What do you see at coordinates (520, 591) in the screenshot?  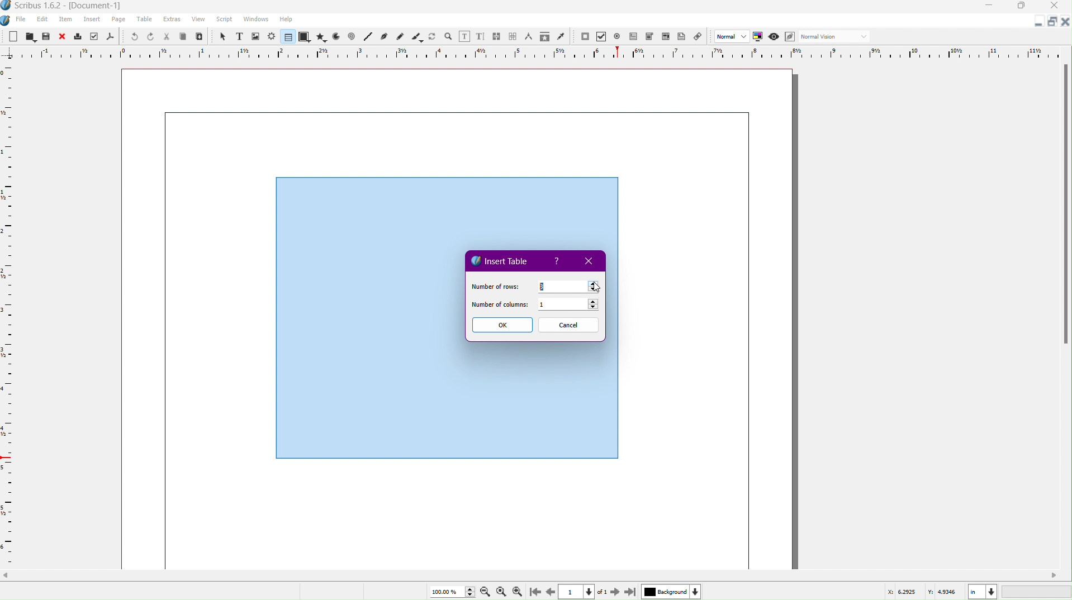 I see `Zoom In` at bounding box center [520, 591].